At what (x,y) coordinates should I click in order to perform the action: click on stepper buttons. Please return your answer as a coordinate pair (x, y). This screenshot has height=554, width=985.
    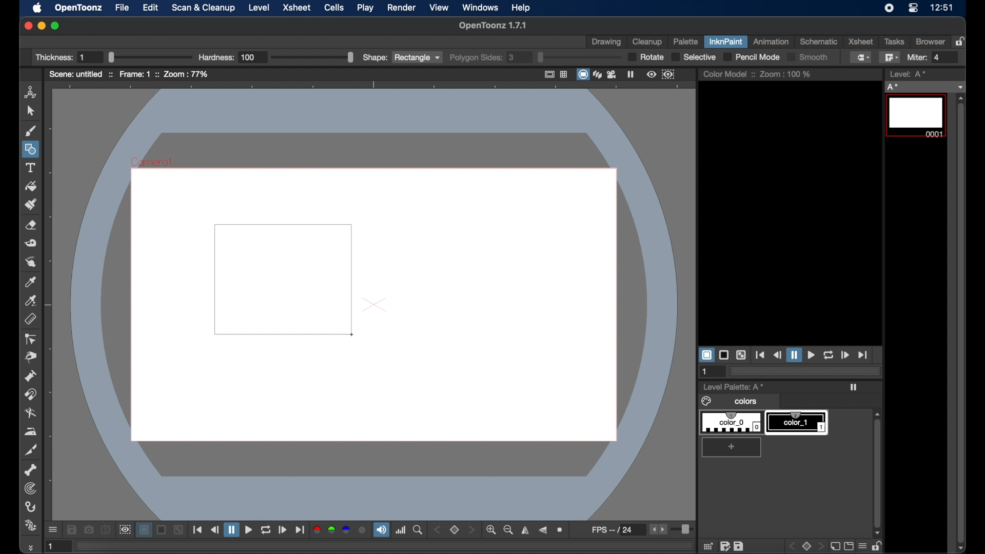
    Looking at the image, I should click on (658, 529).